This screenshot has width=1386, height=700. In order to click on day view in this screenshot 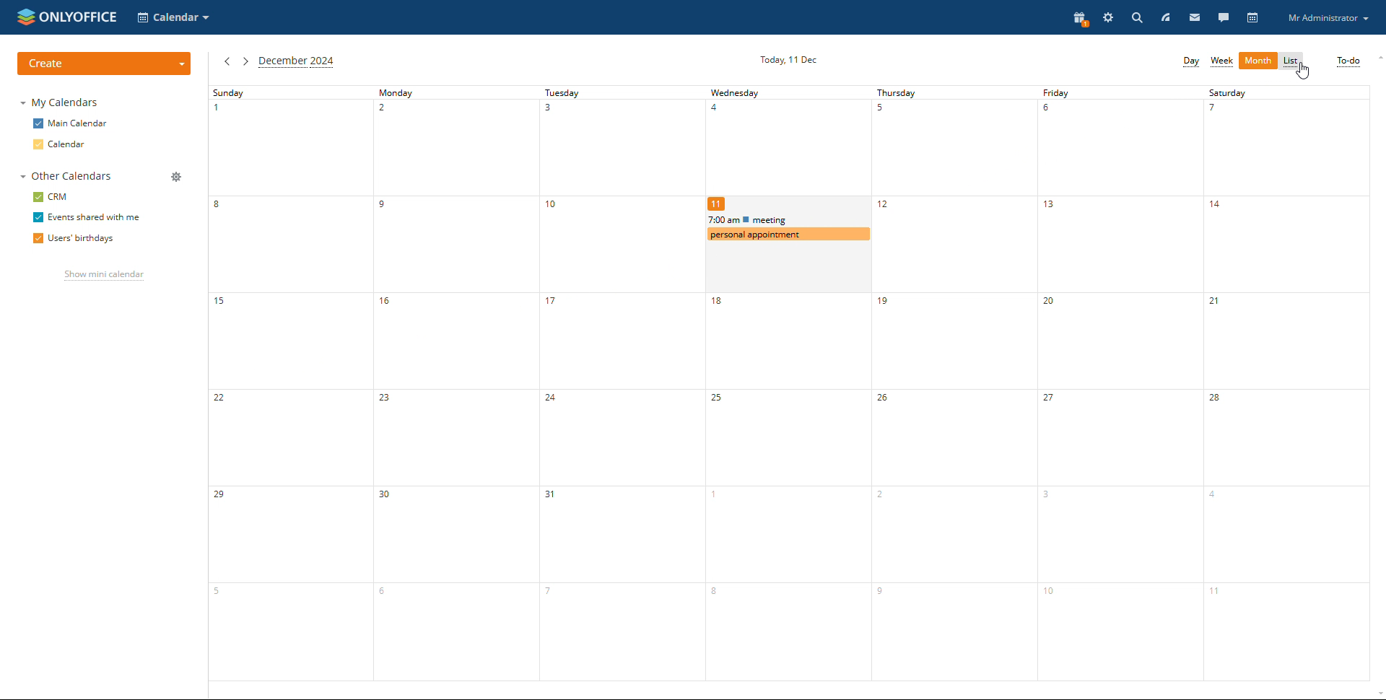, I will do `click(1190, 62)`.